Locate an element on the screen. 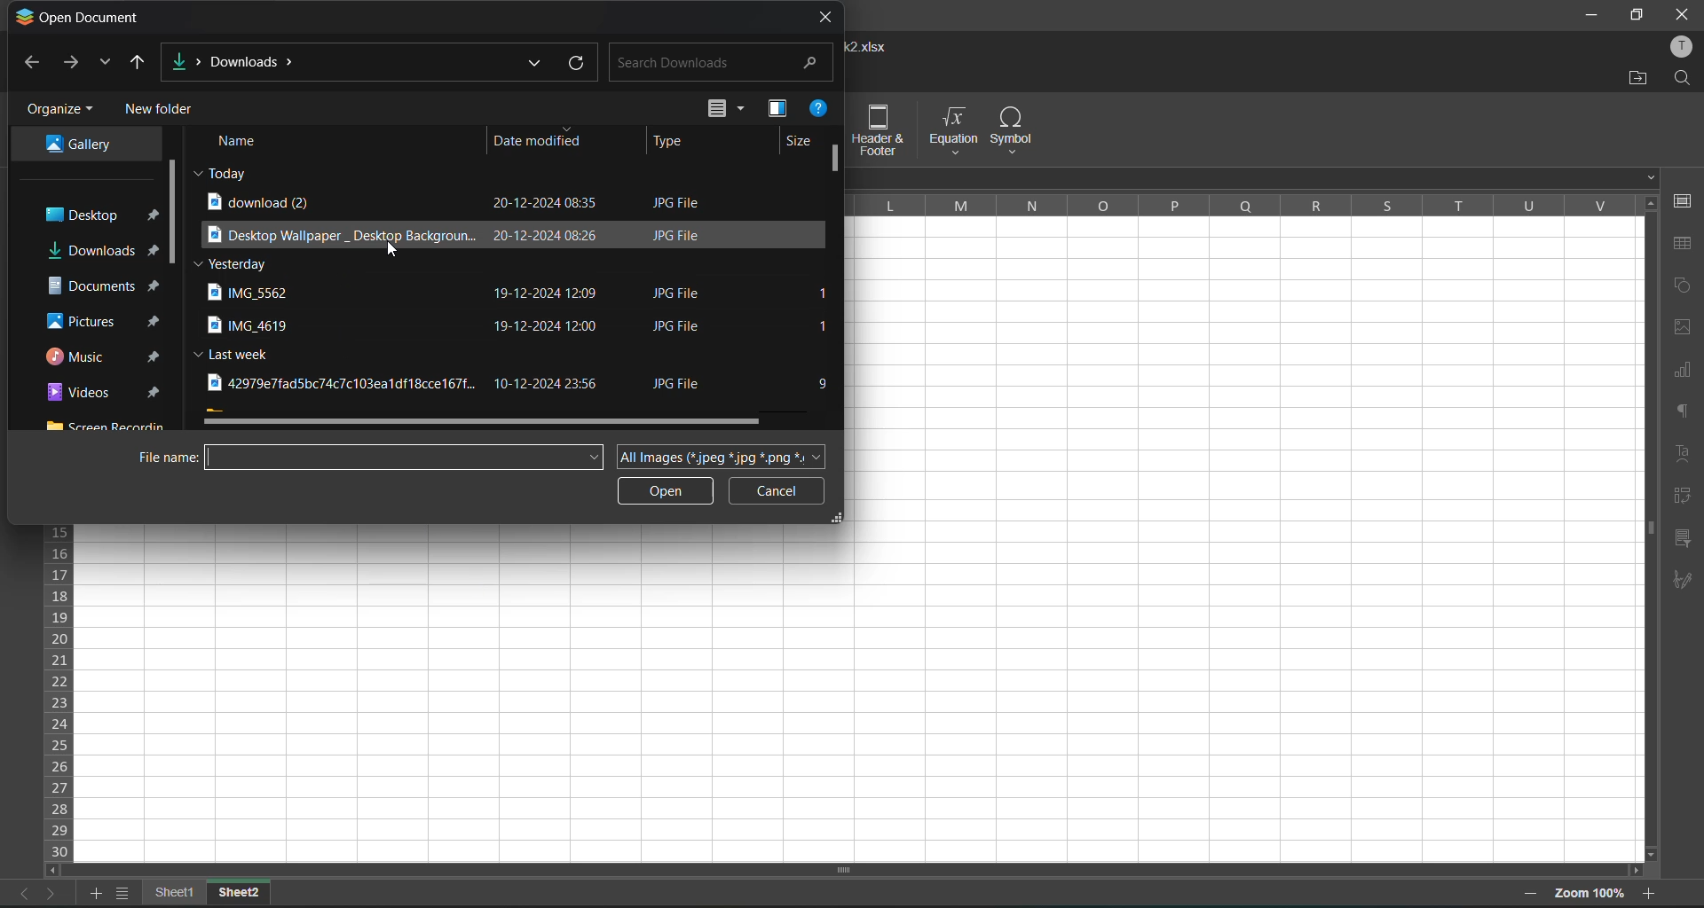 This screenshot has height=908, width=1704. paragraph is located at coordinates (1686, 417).